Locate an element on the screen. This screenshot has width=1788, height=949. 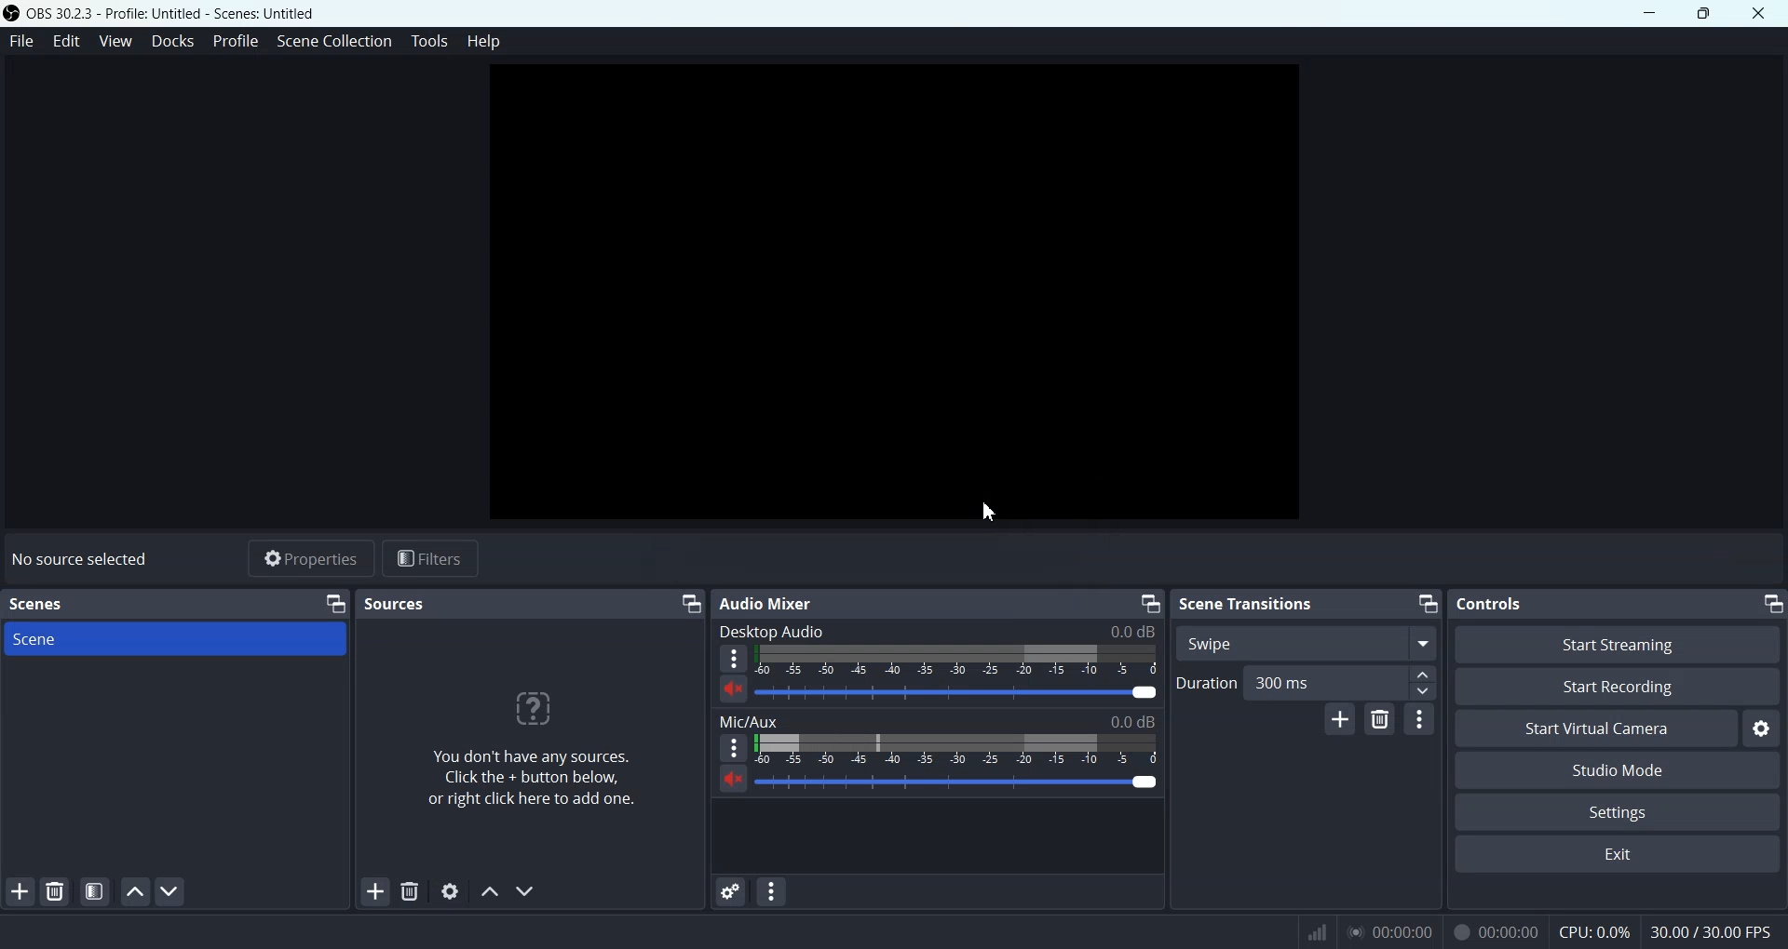
Minimize is located at coordinates (1429, 605).